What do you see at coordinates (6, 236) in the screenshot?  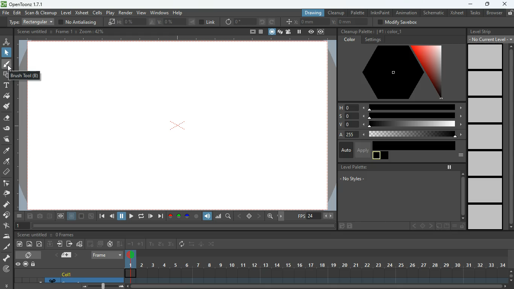 I see `iron` at bounding box center [6, 236].